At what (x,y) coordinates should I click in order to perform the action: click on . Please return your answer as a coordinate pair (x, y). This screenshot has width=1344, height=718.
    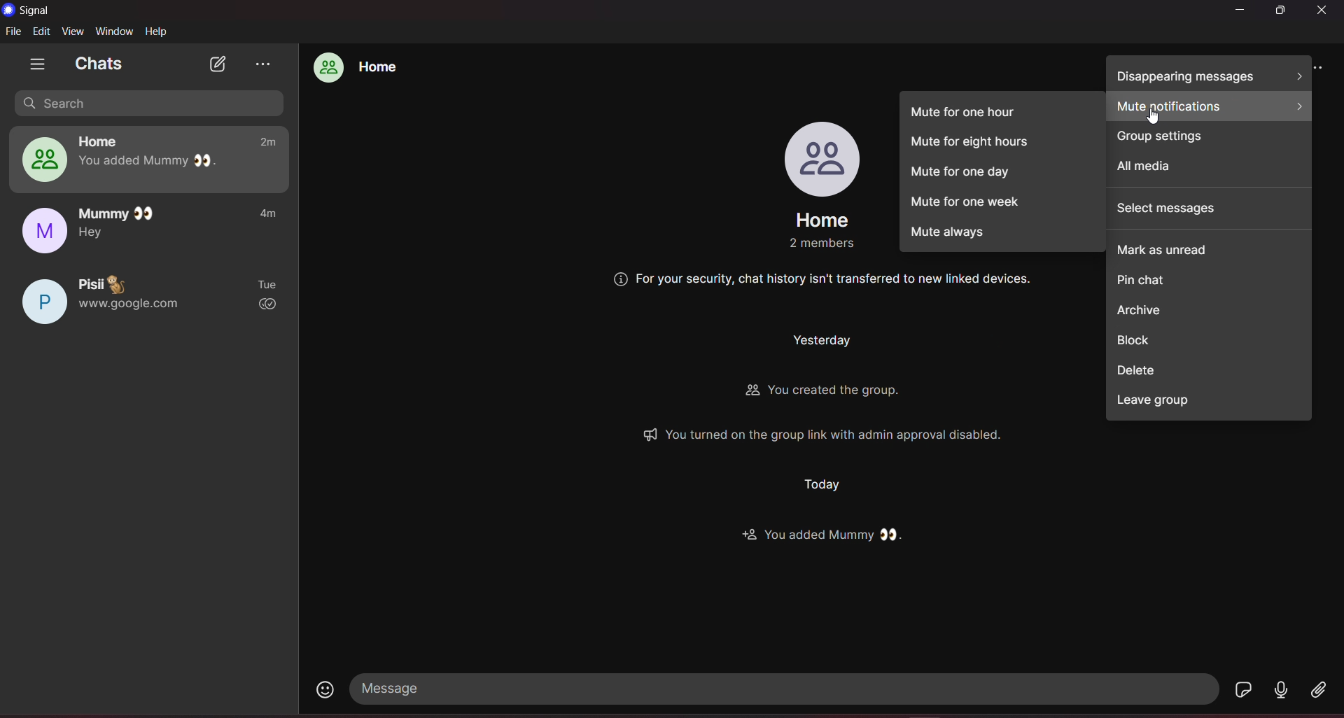
    Looking at the image, I should click on (823, 341).